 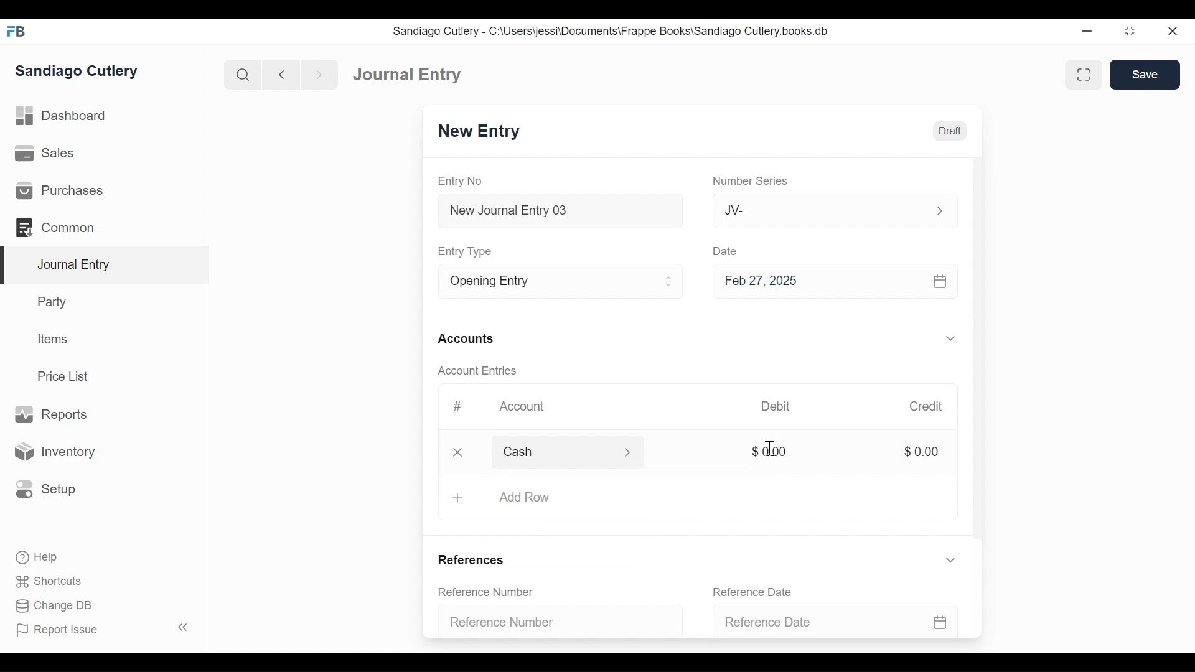 I want to click on Shortcuts, so click(x=50, y=583).